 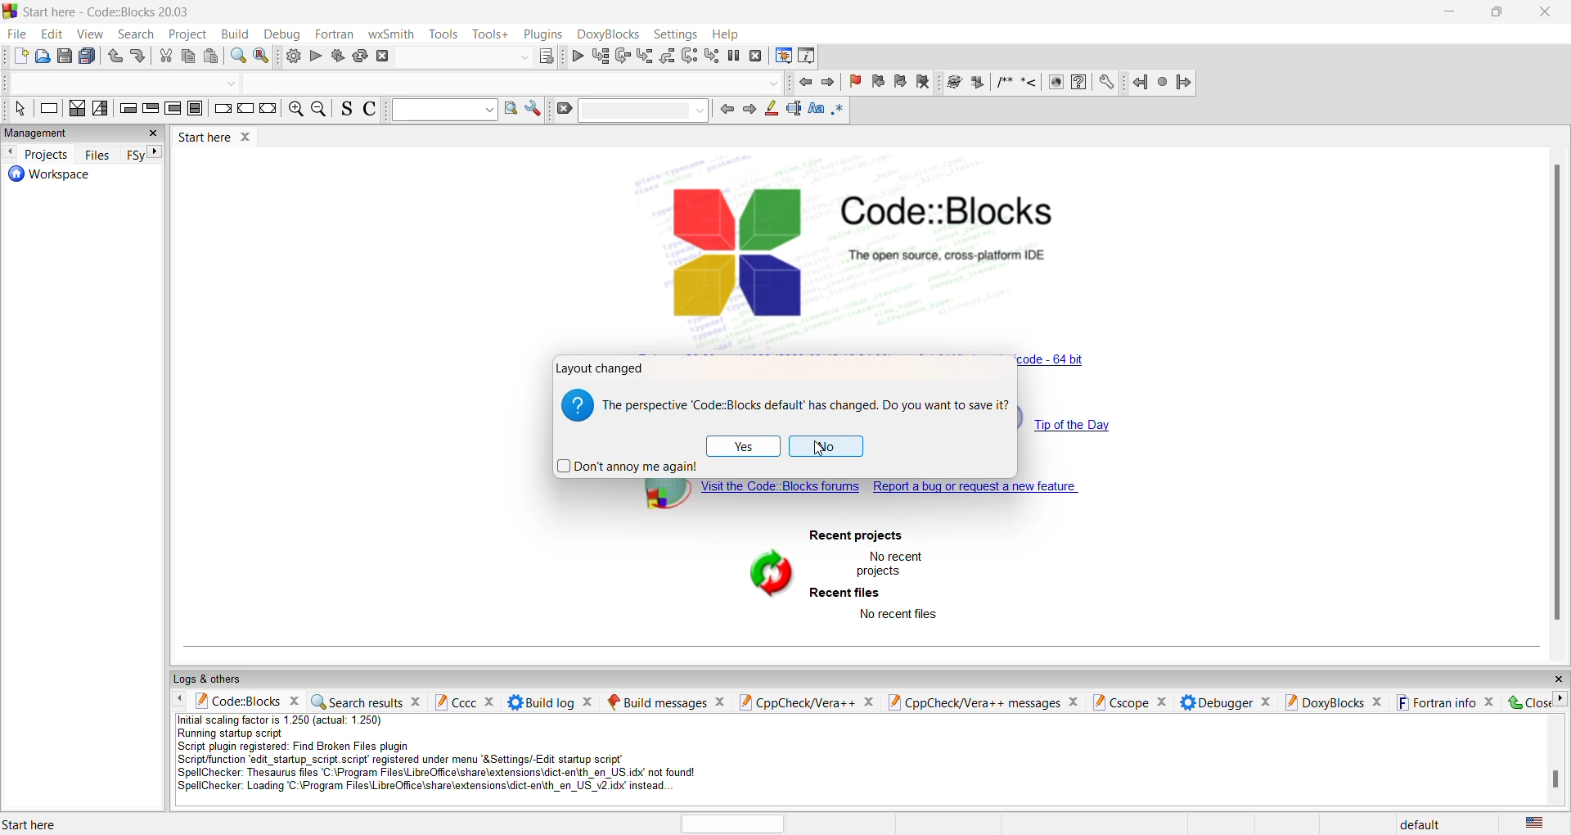 What do you see at coordinates (262, 56) in the screenshot?
I see `replace` at bounding box center [262, 56].